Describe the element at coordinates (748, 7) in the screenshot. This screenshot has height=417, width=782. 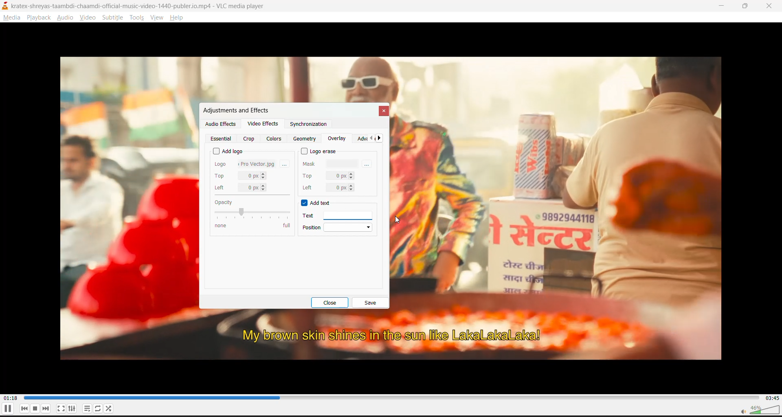
I see `maximize` at that location.